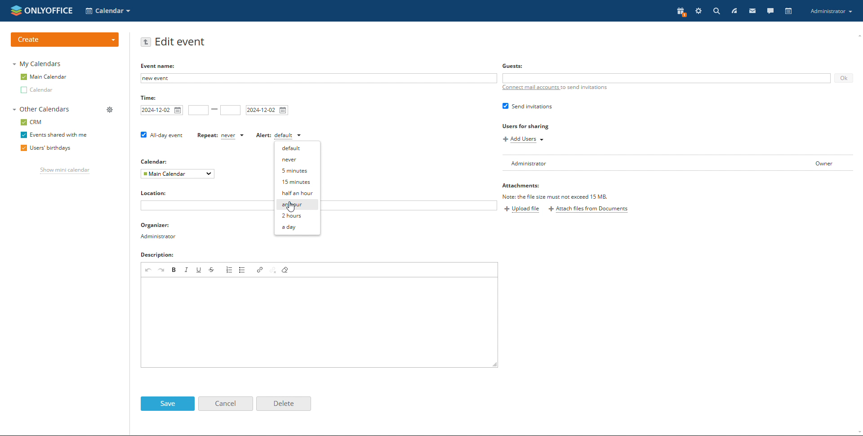 The width and height of the screenshot is (863, 436). Describe the element at coordinates (230, 270) in the screenshot. I see `insert/remove numbered list` at that location.